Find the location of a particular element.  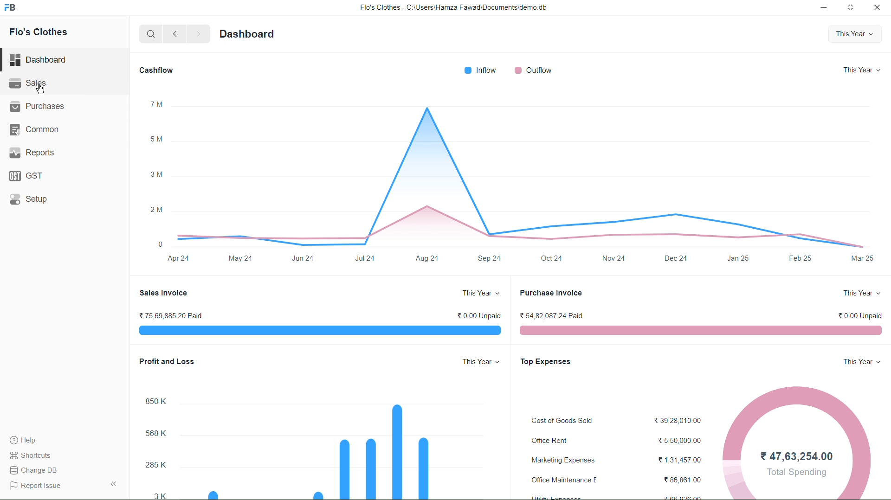

285K is located at coordinates (153, 465).